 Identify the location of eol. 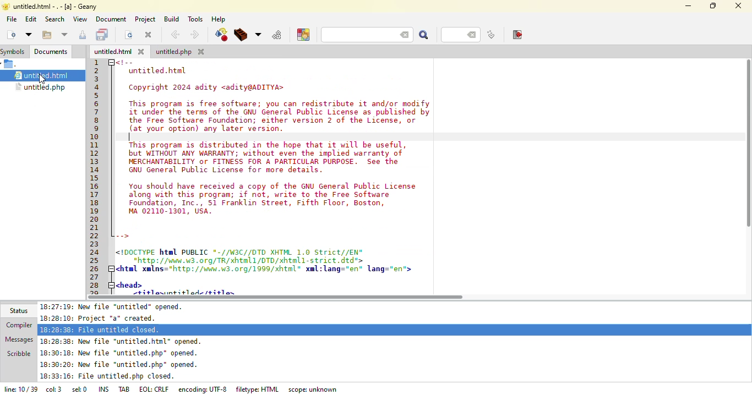
(152, 388).